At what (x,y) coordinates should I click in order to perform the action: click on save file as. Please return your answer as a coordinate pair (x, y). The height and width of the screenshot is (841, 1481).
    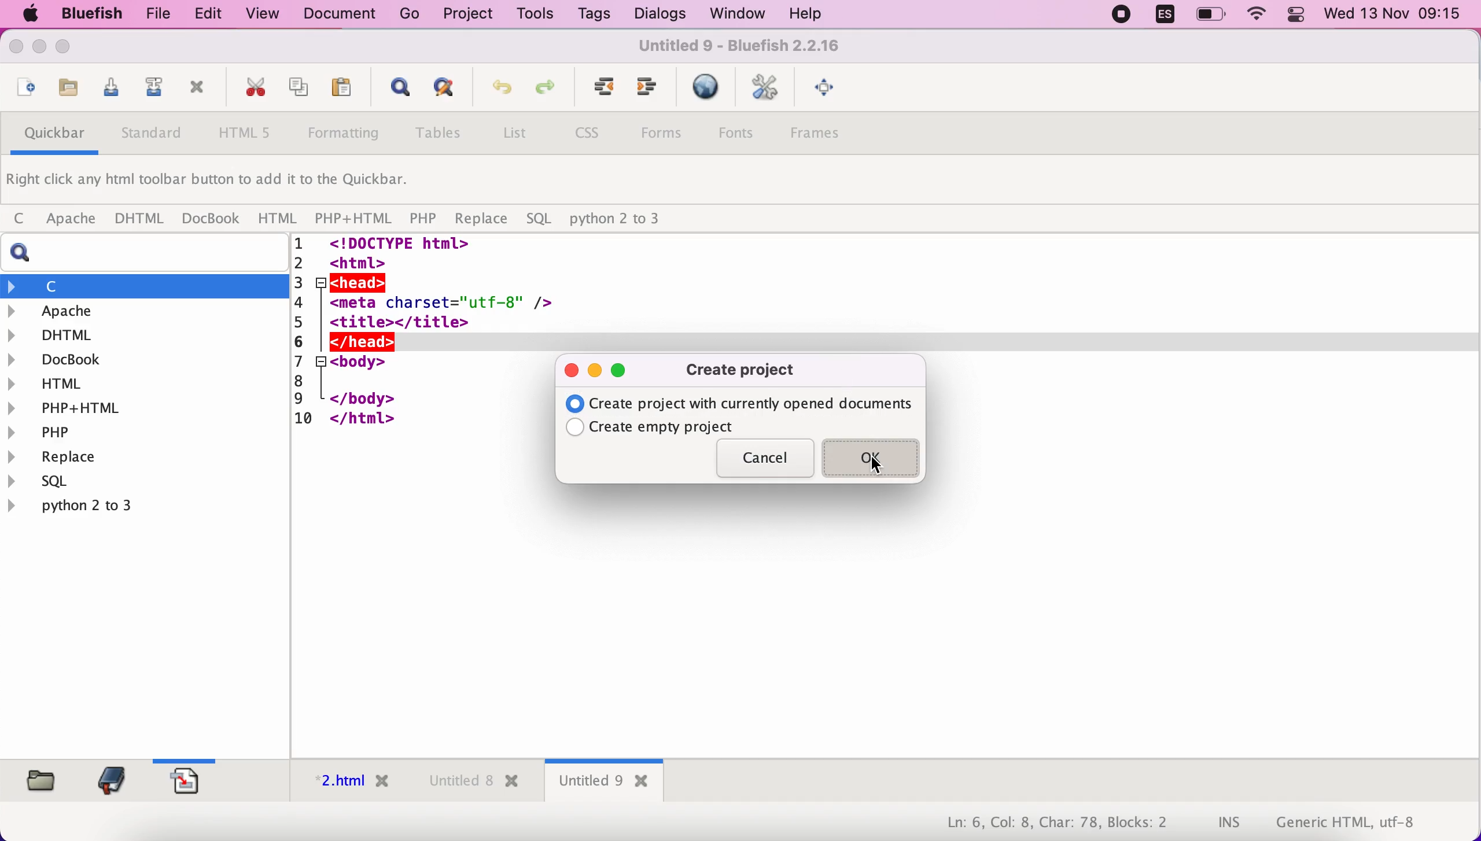
    Looking at the image, I should click on (151, 90).